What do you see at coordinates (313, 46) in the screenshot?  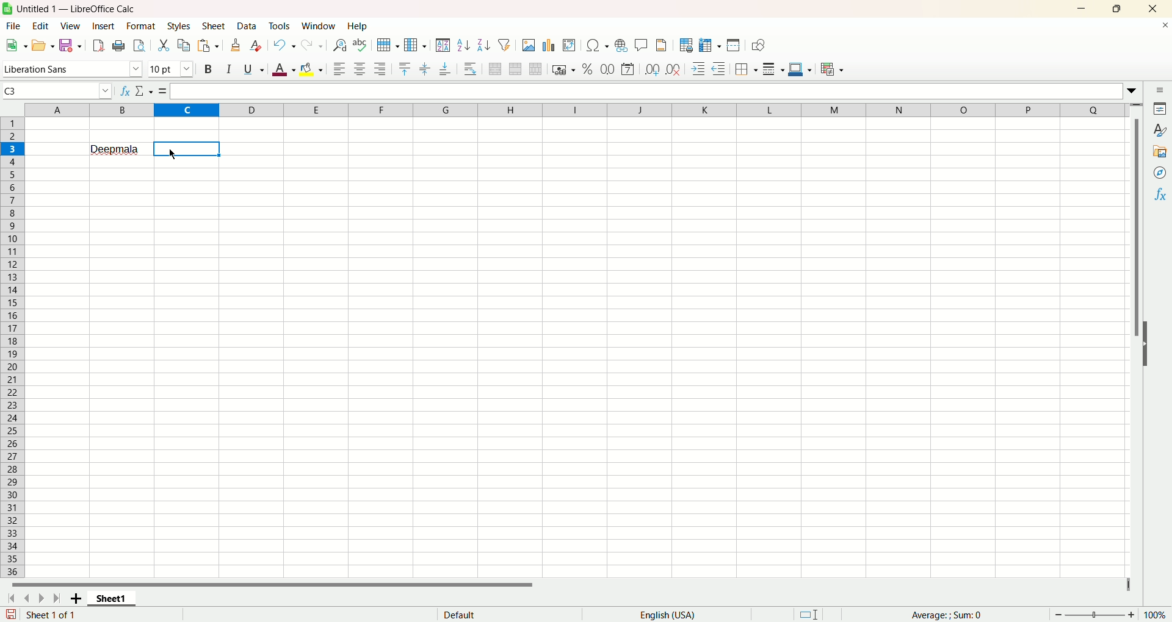 I see `Redo` at bounding box center [313, 46].